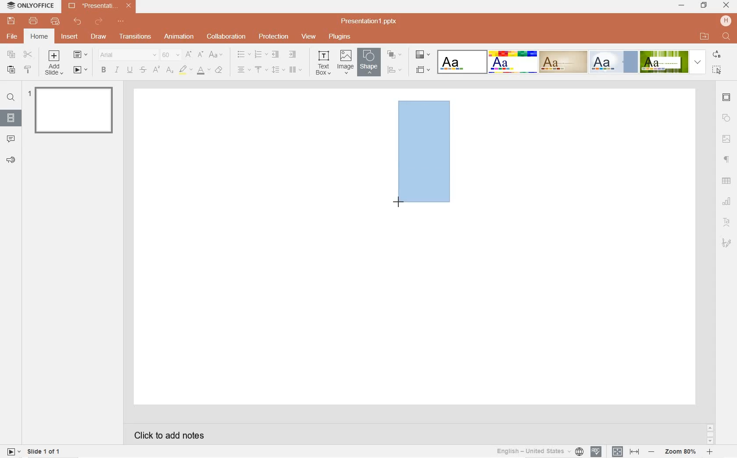 This screenshot has width=737, height=458. I want to click on change color theme, so click(422, 56).